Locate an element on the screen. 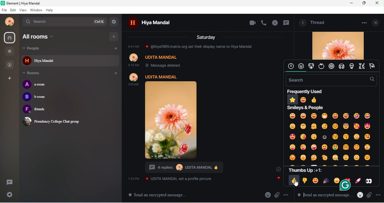 This screenshot has width=384, height=203. scroll to most recent message is located at coordinates (276, 169).